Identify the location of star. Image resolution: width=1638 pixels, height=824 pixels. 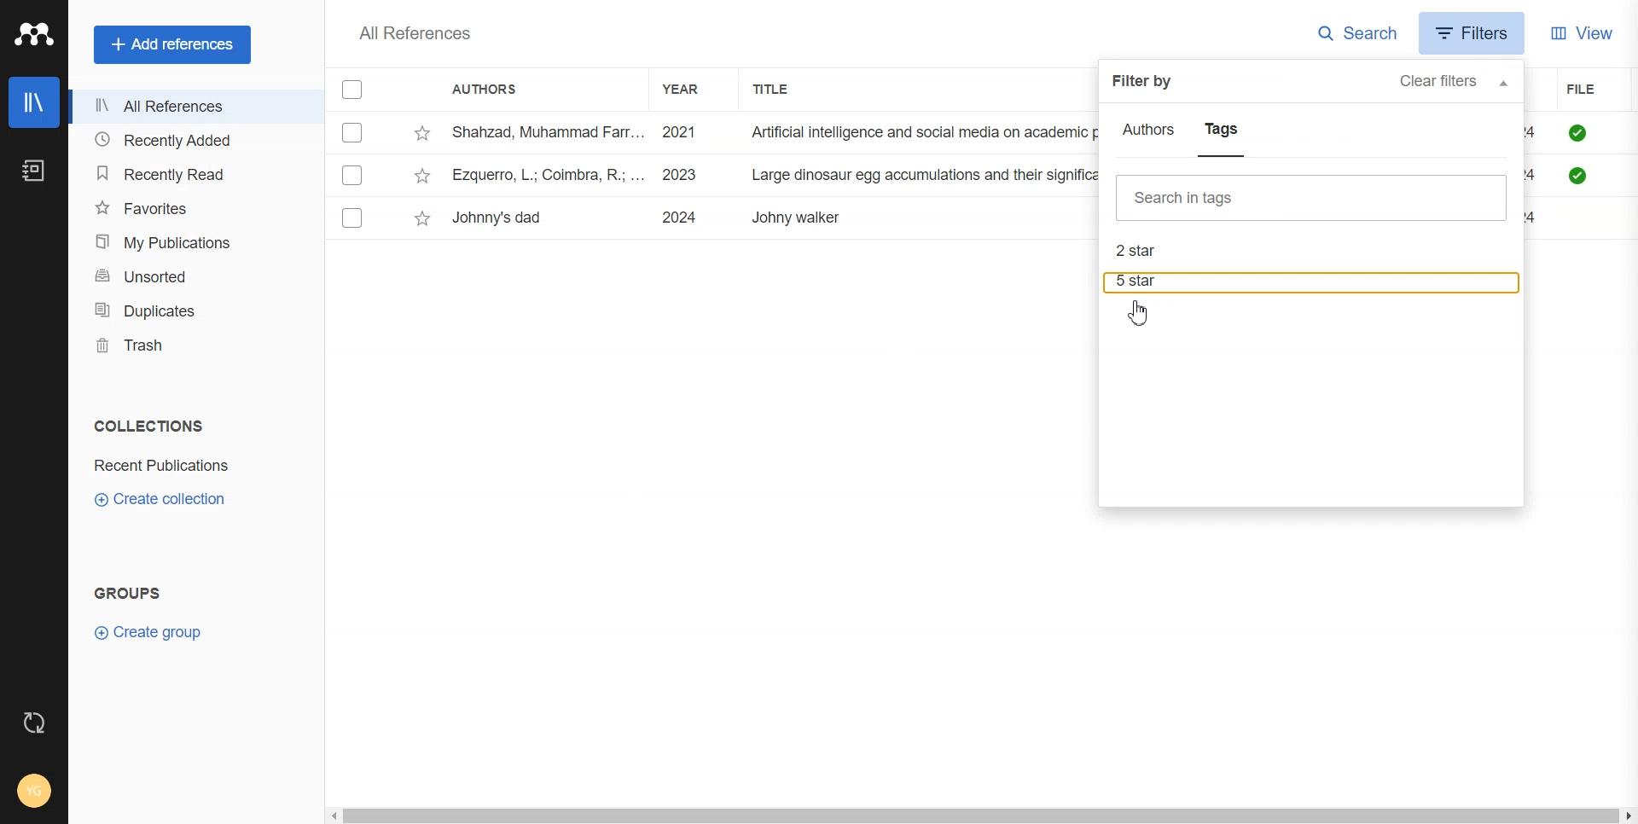
(423, 134).